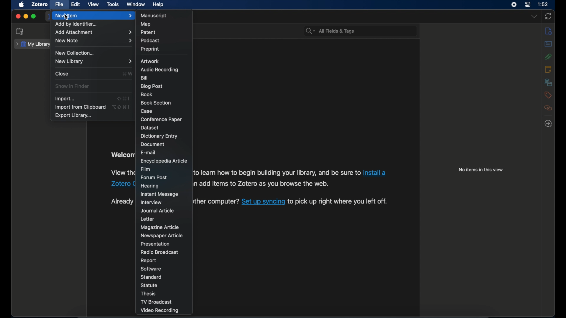  I want to click on new collection, so click(20, 31).